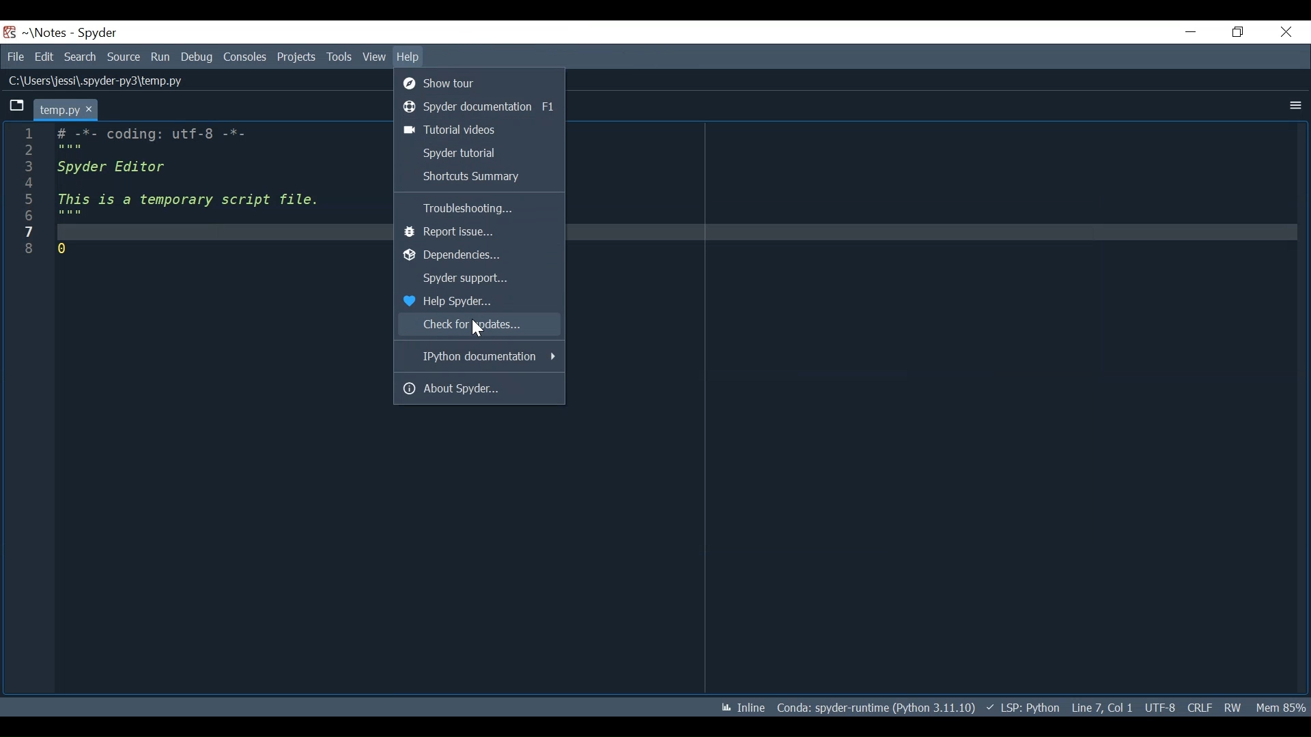 This screenshot has width=1311, height=737. Describe the element at coordinates (1283, 707) in the screenshot. I see `Memory Usage` at that location.